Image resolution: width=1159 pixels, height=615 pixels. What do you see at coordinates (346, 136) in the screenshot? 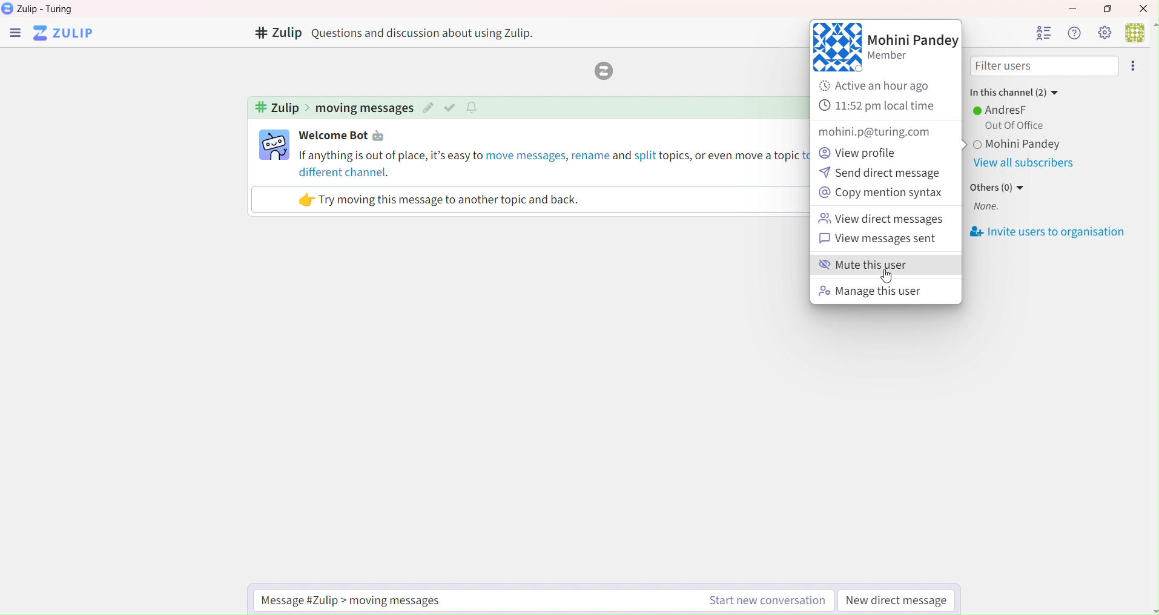
I see `Welcome Bot ` at bounding box center [346, 136].